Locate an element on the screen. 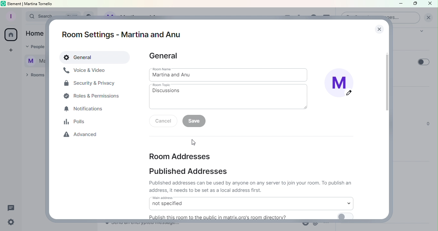 The height and width of the screenshot is (231, 438). Main address is located at coordinates (251, 203).